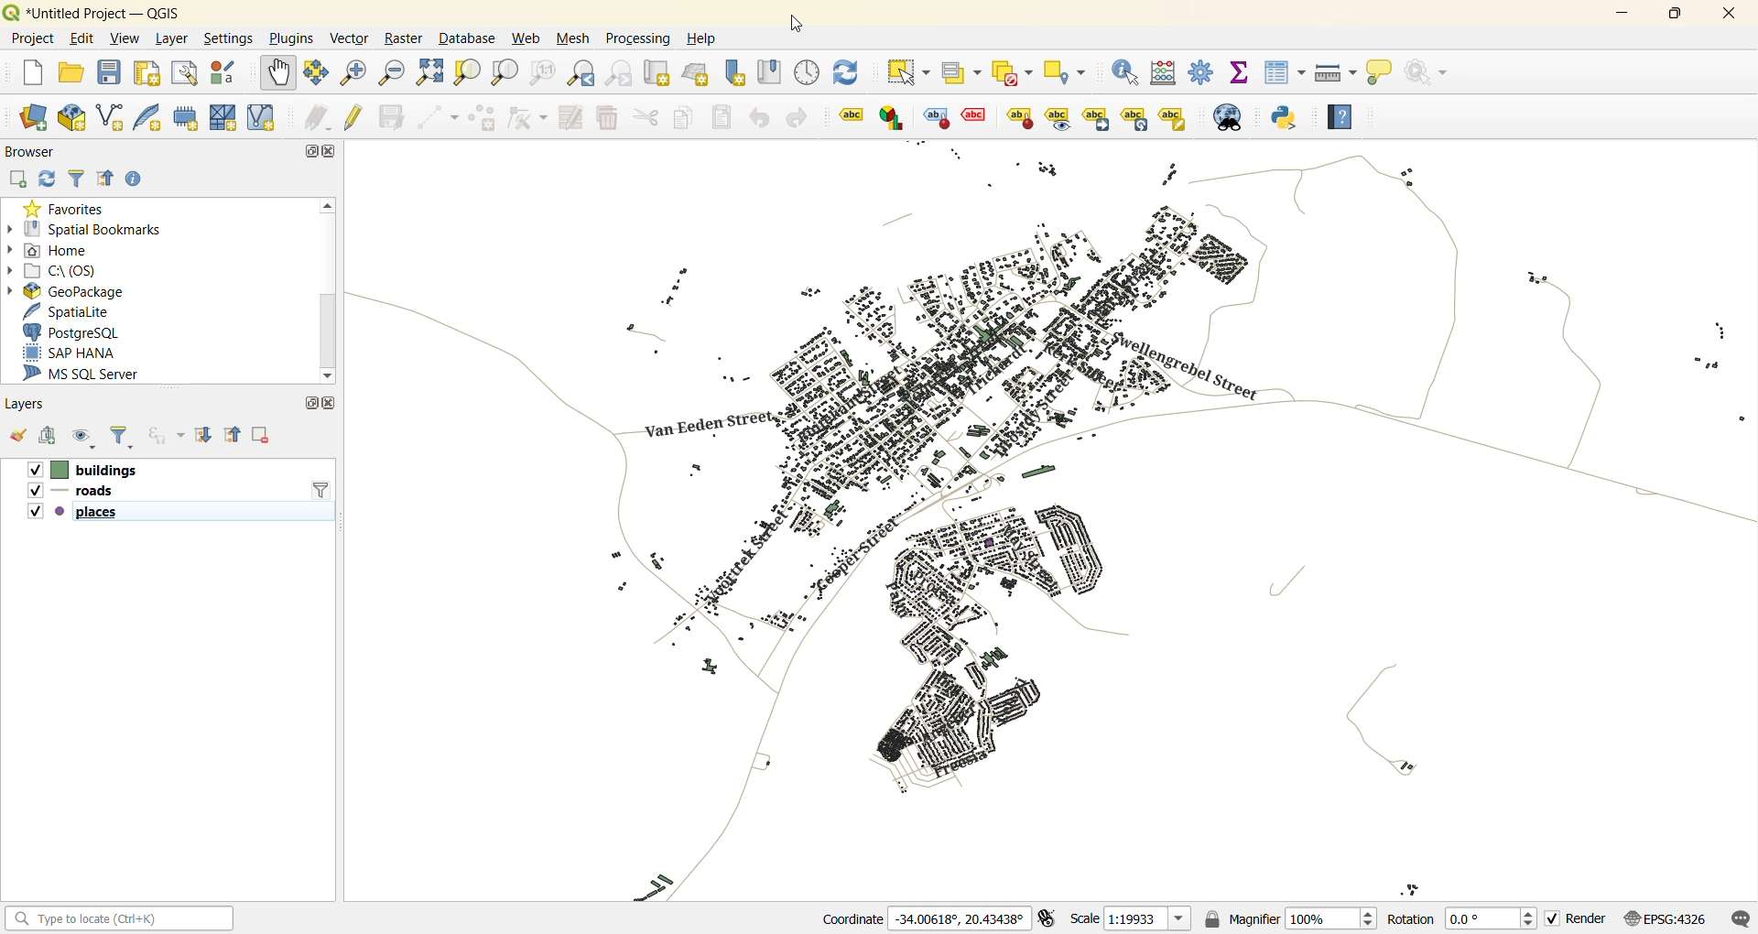 This screenshot has height=934, width=1758. Describe the element at coordinates (1238, 73) in the screenshot. I see `statistical summary` at that location.